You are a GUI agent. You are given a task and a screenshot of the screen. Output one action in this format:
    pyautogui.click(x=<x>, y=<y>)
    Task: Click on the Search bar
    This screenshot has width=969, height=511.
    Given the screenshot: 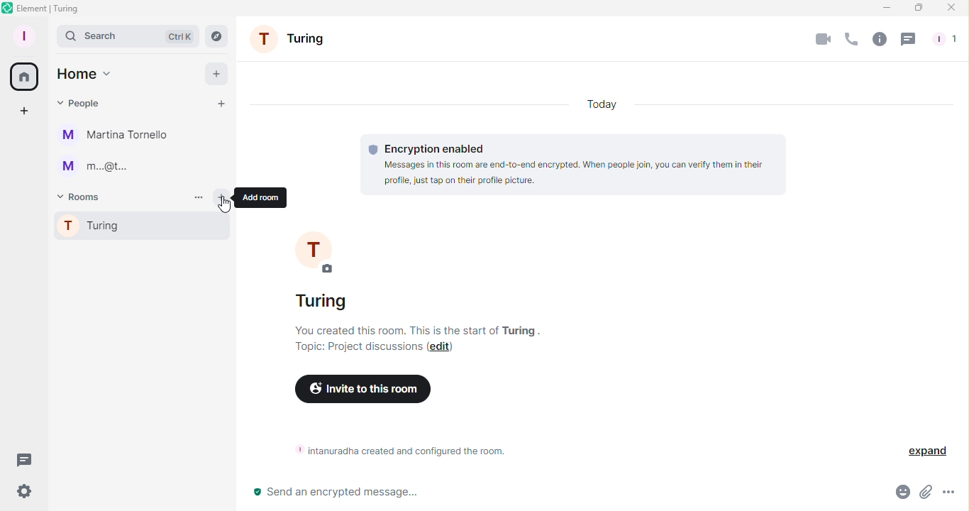 What is the action you would take?
    pyautogui.click(x=128, y=35)
    